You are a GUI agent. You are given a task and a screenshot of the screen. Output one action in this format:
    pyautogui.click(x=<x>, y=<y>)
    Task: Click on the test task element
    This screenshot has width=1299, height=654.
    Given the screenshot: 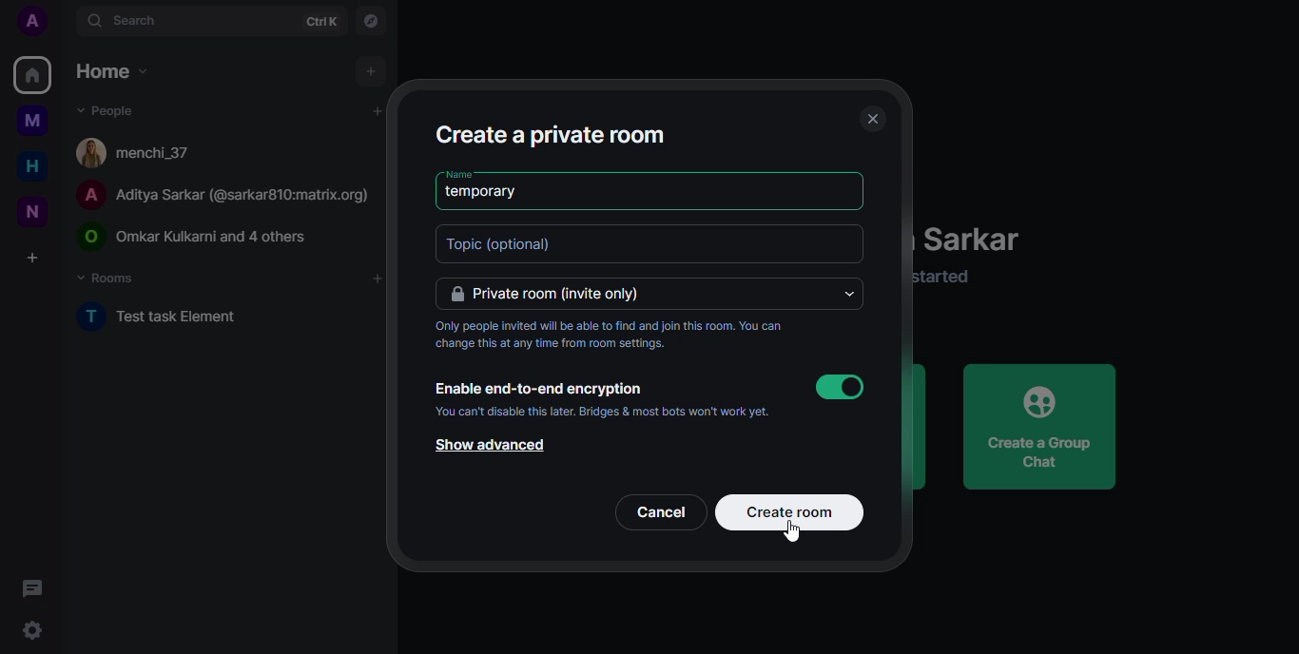 What is the action you would take?
    pyautogui.click(x=174, y=319)
    